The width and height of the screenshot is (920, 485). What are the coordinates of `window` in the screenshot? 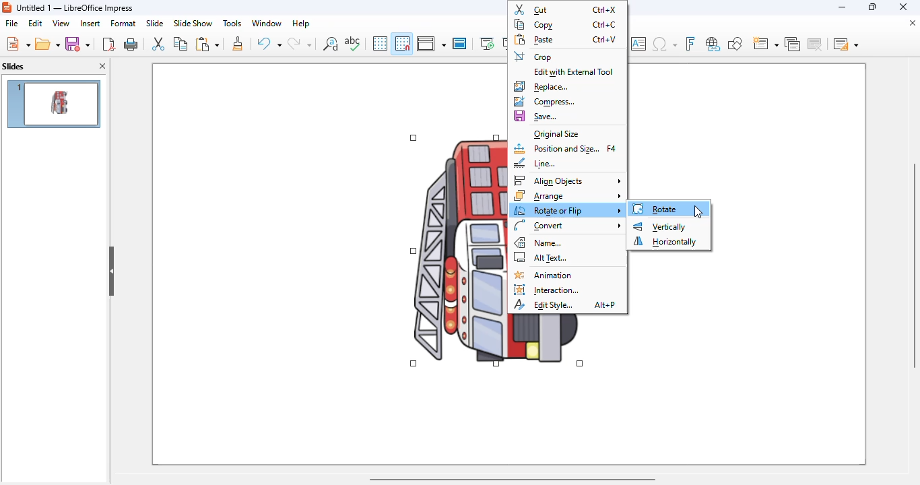 It's located at (267, 23).